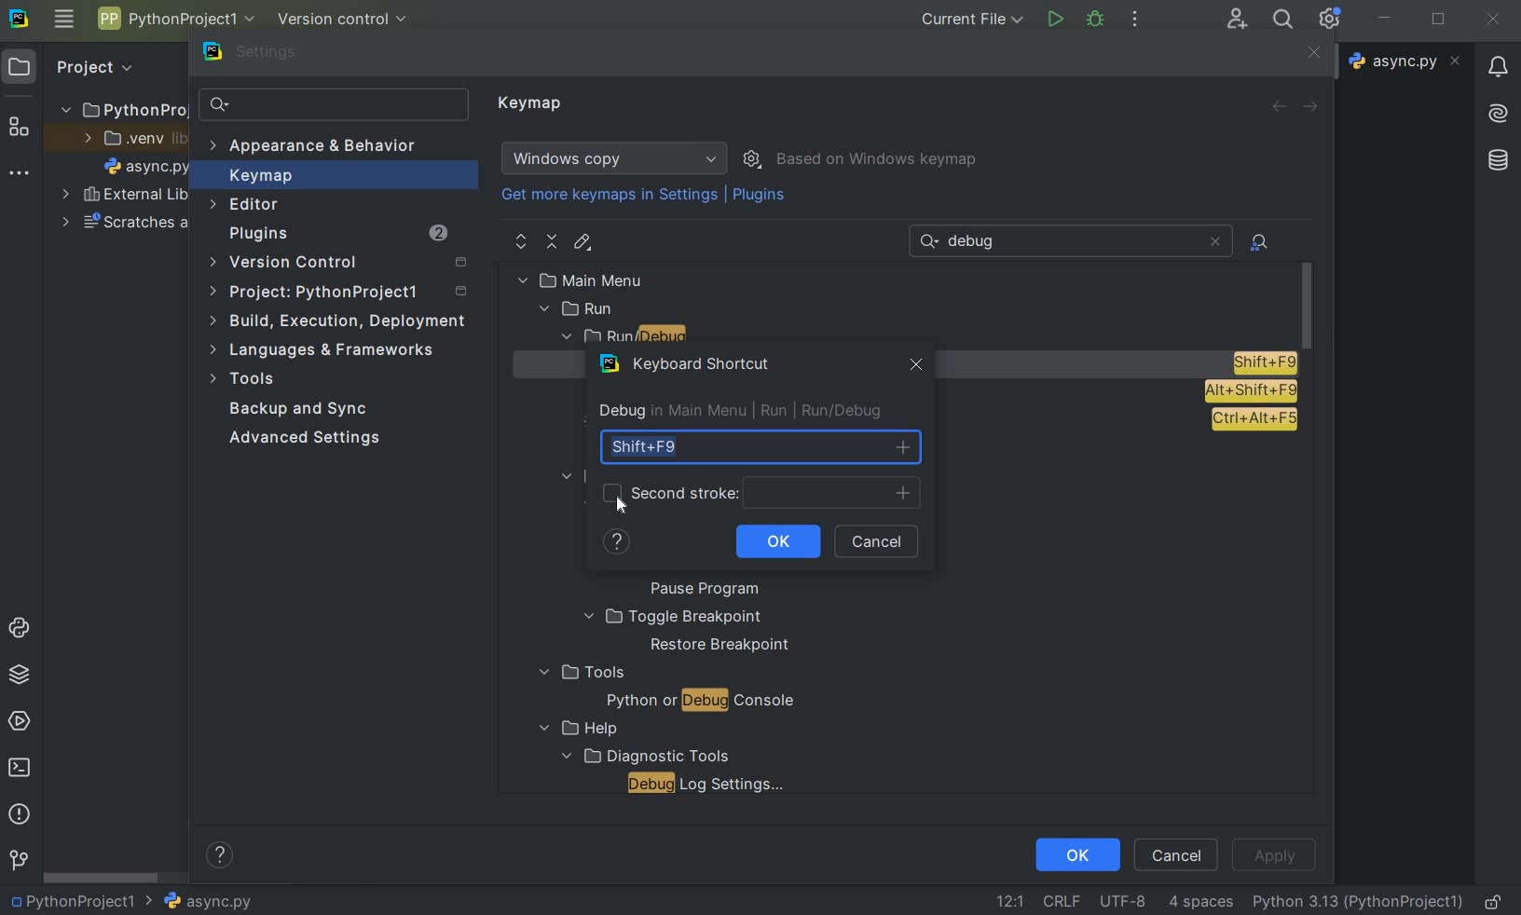 The image size is (1521, 915). What do you see at coordinates (22, 629) in the screenshot?
I see `python console` at bounding box center [22, 629].